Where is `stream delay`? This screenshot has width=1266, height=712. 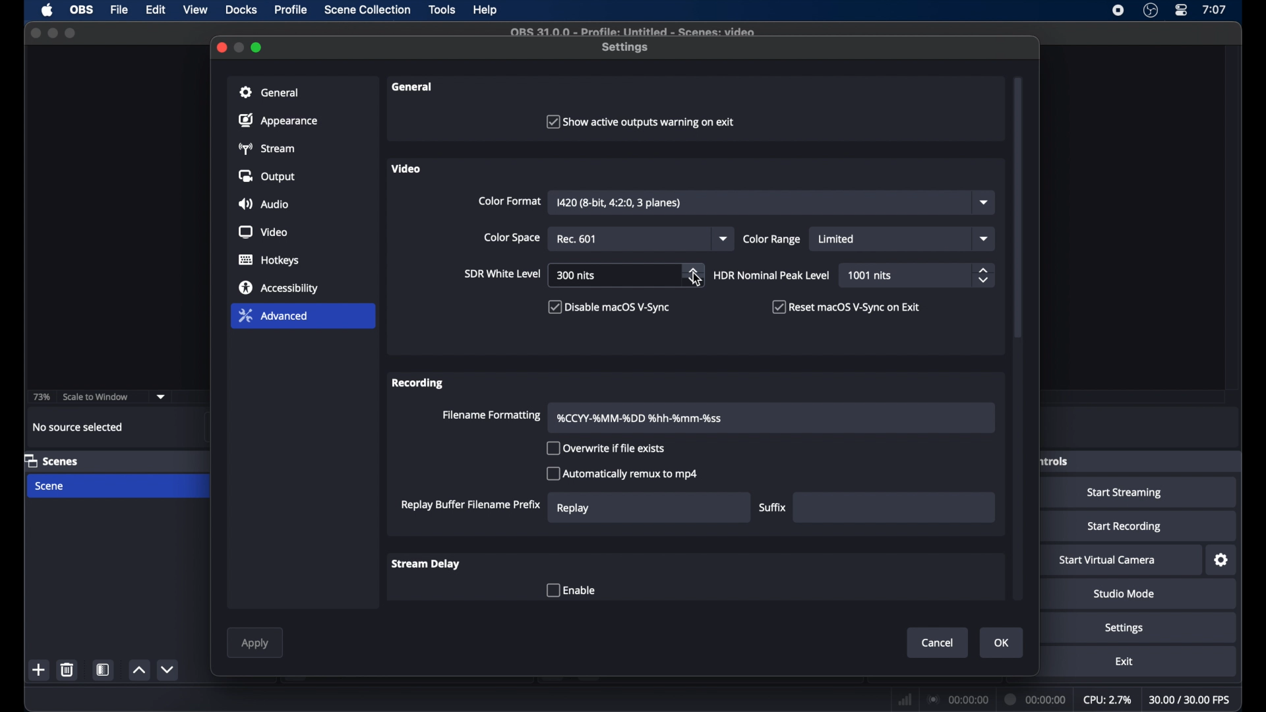 stream delay is located at coordinates (426, 564).